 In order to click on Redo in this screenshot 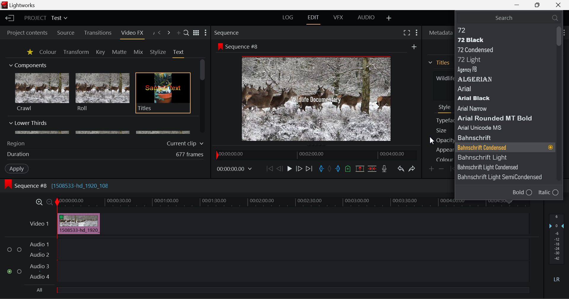, I will do `click(413, 169)`.